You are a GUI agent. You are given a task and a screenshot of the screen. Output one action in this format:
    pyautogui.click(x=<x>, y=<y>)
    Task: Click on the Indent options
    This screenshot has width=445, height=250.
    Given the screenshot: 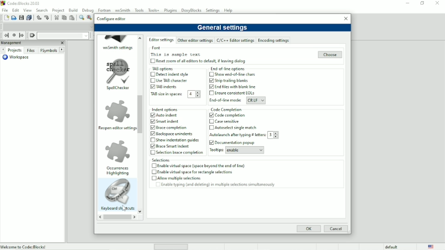 What is the action you would take?
    pyautogui.click(x=173, y=109)
    